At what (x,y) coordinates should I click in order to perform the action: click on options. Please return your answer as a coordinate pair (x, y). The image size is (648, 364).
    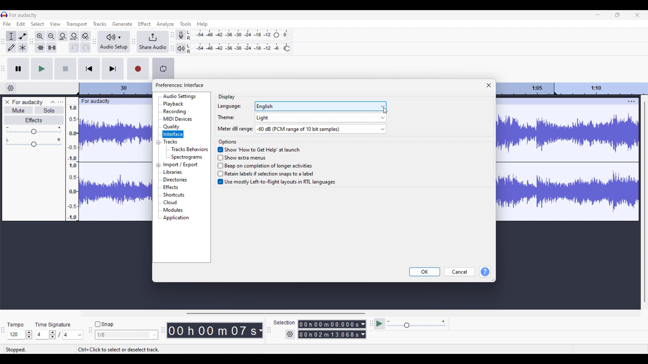
    Looking at the image, I should click on (227, 141).